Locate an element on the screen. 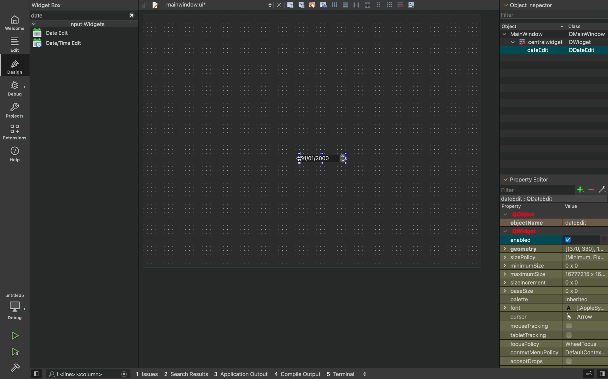 The height and width of the screenshot is (379, 608). next/back is located at coordinates (269, 4).